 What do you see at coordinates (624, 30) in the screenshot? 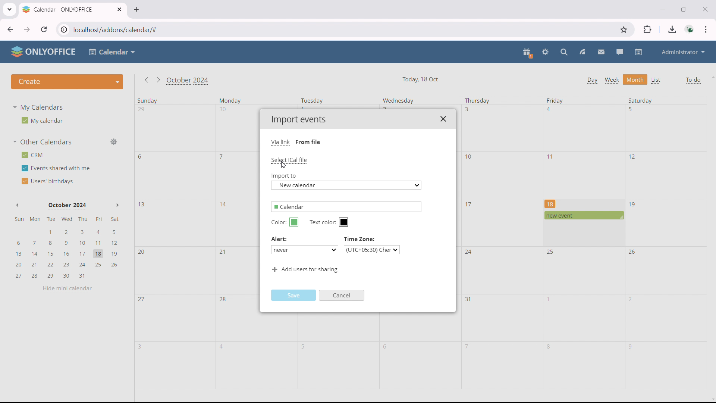
I see `bookmark this tab` at bounding box center [624, 30].